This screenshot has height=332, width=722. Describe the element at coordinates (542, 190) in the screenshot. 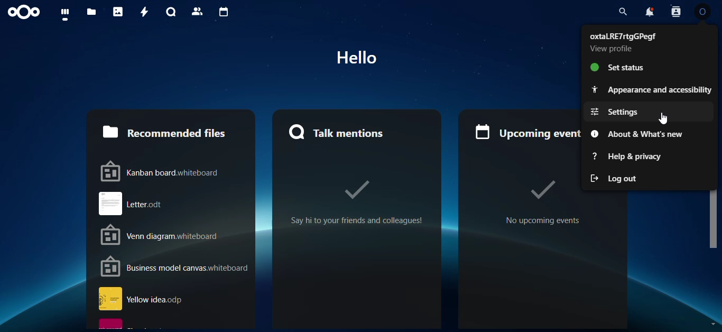

I see `Tick mark` at that location.